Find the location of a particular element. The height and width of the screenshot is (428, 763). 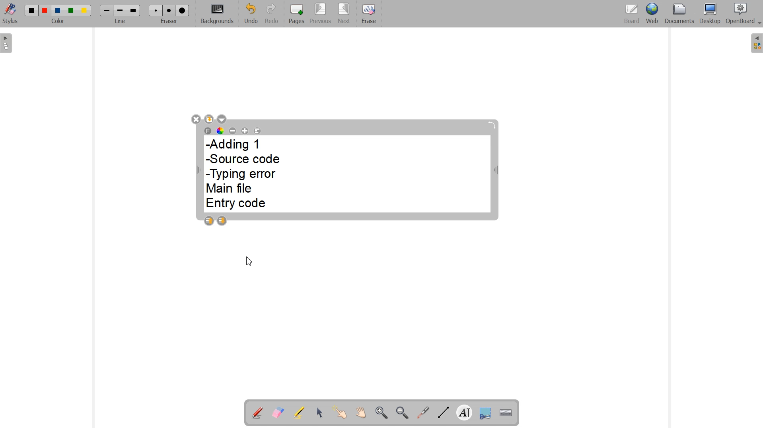

Small line is located at coordinates (107, 11).